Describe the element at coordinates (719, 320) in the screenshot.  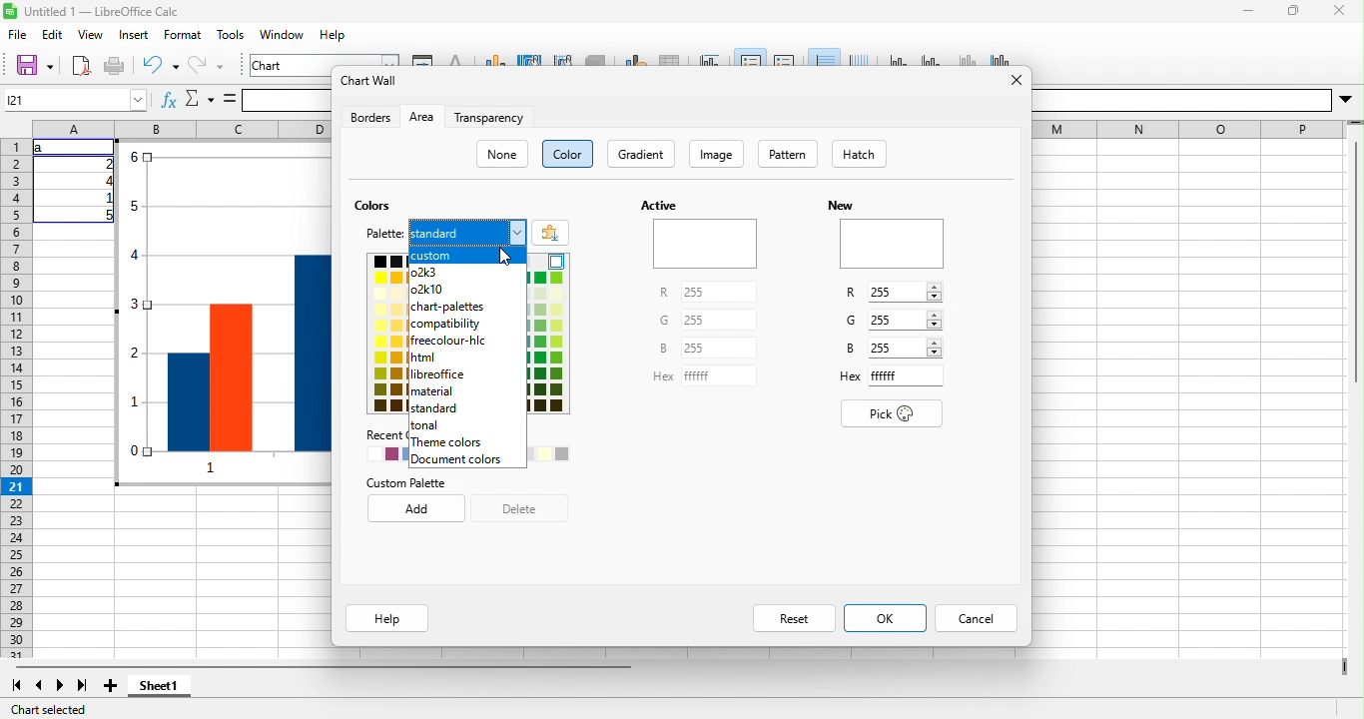
I see `Input for G` at that location.